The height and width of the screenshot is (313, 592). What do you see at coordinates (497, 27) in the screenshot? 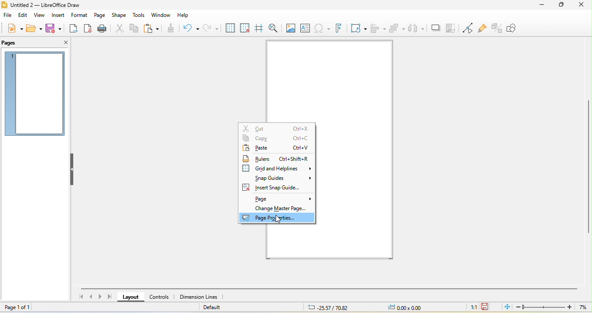
I see `toggle extrusion` at bounding box center [497, 27].